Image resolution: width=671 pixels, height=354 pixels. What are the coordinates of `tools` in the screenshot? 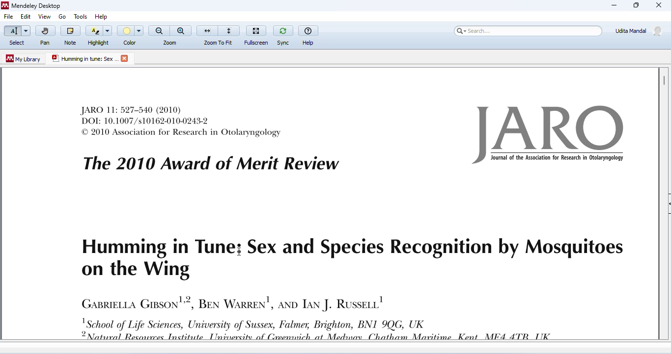 It's located at (79, 15).